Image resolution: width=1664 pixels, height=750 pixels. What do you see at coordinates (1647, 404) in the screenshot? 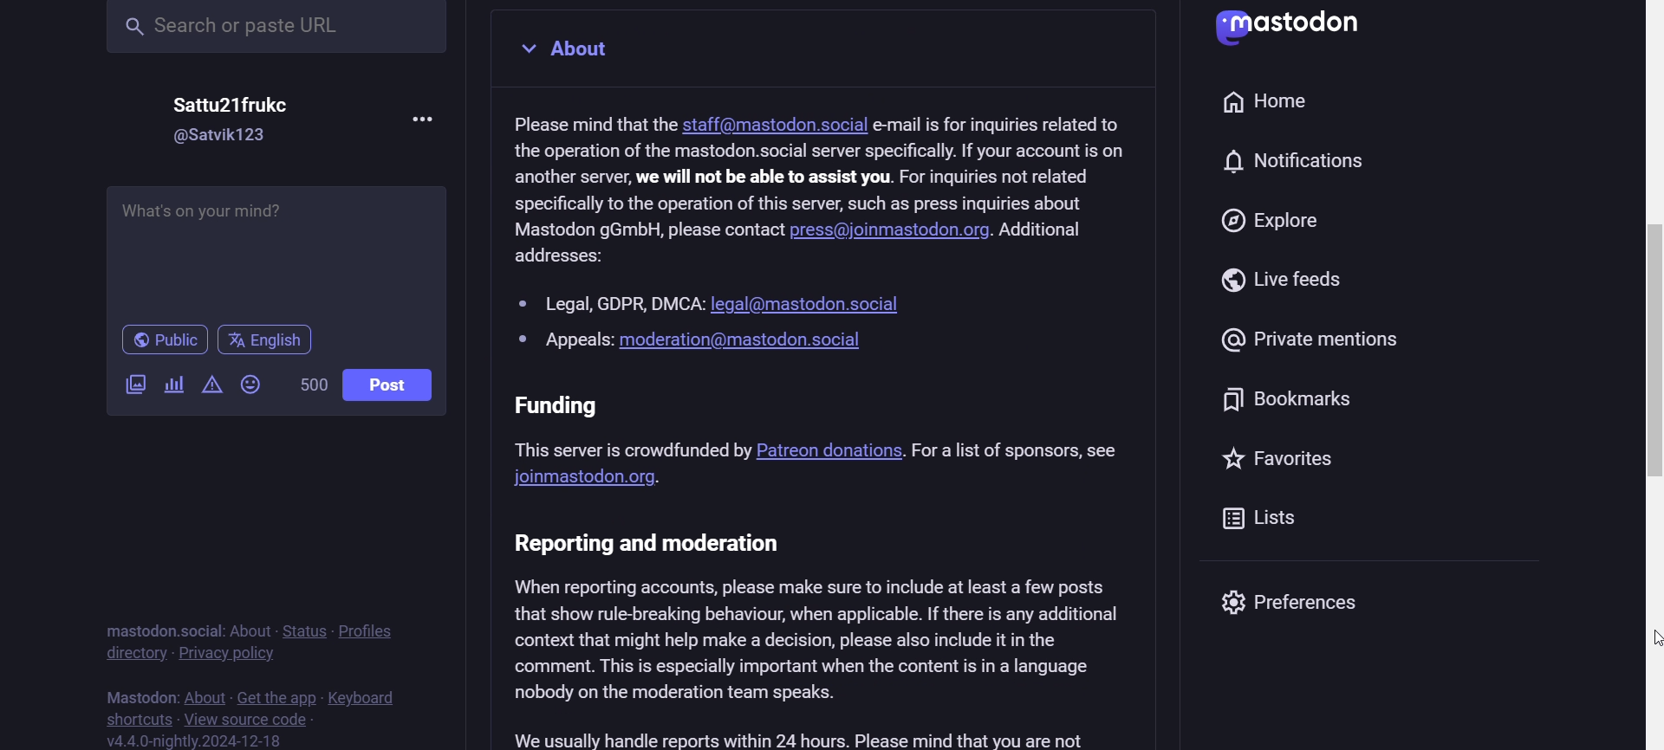
I see `slider` at bounding box center [1647, 404].